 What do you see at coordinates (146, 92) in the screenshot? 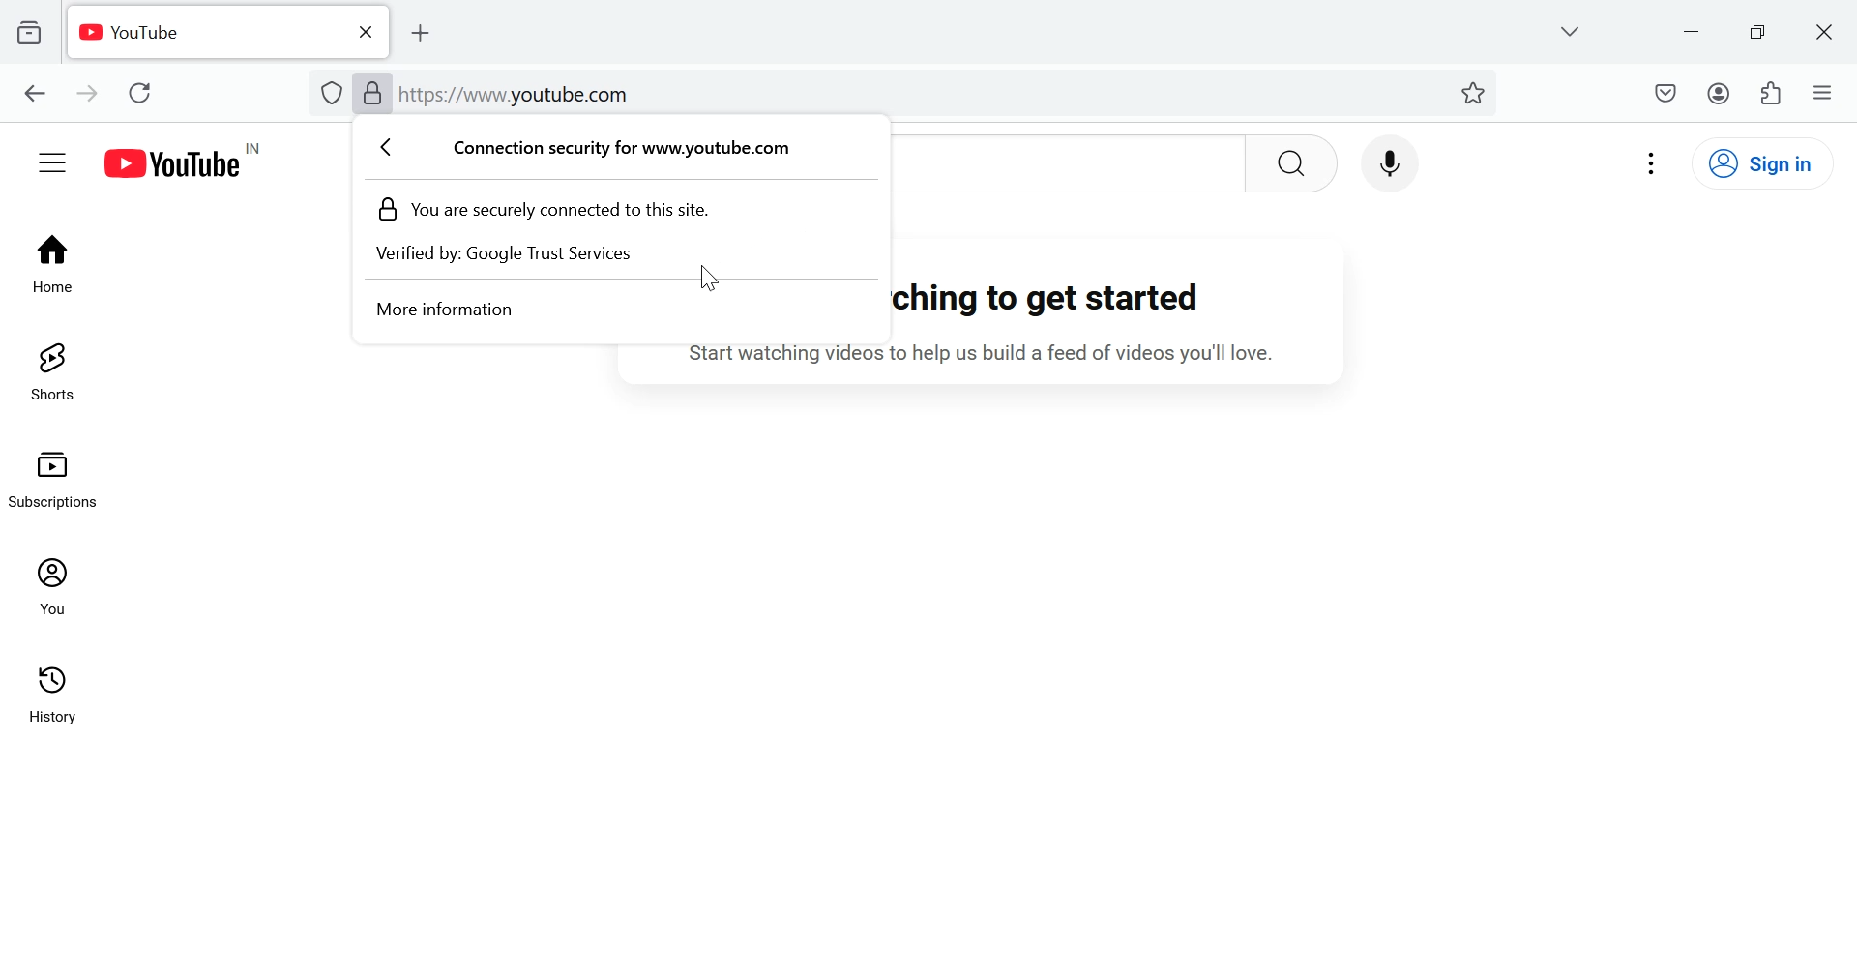
I see `Reload` at bounding box center [146, 92].